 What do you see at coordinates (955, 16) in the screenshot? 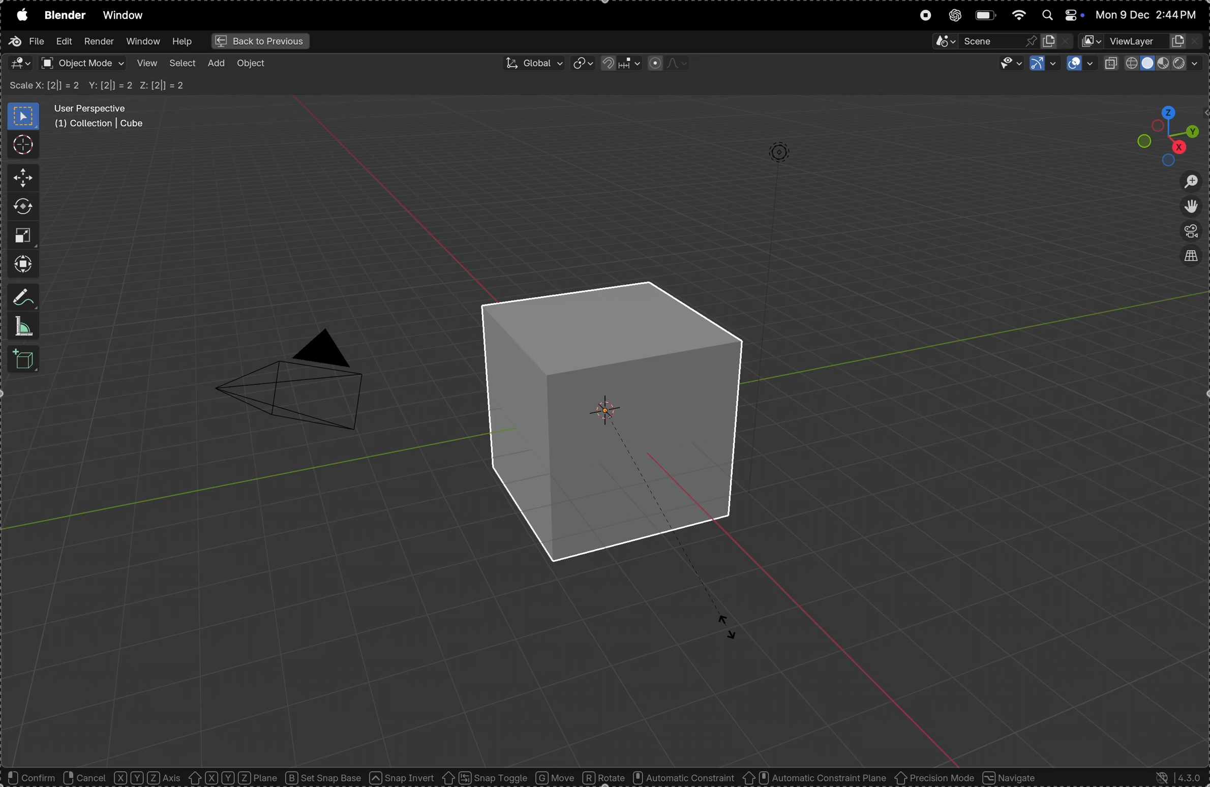
I see `chatgpt` at bounding box center [955, 16].